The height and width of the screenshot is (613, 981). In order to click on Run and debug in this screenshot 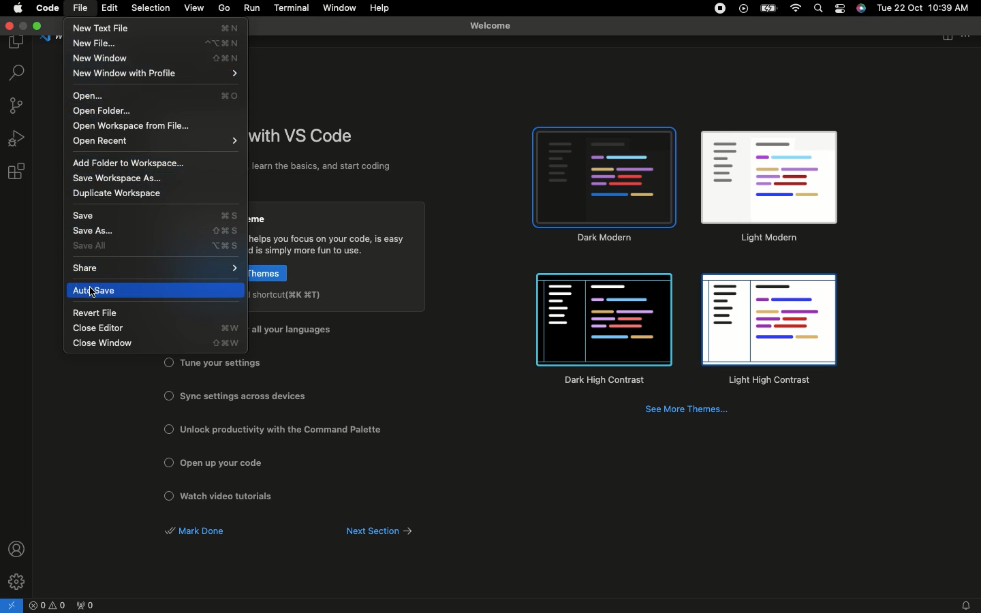, I will do `click(18, 138)`.